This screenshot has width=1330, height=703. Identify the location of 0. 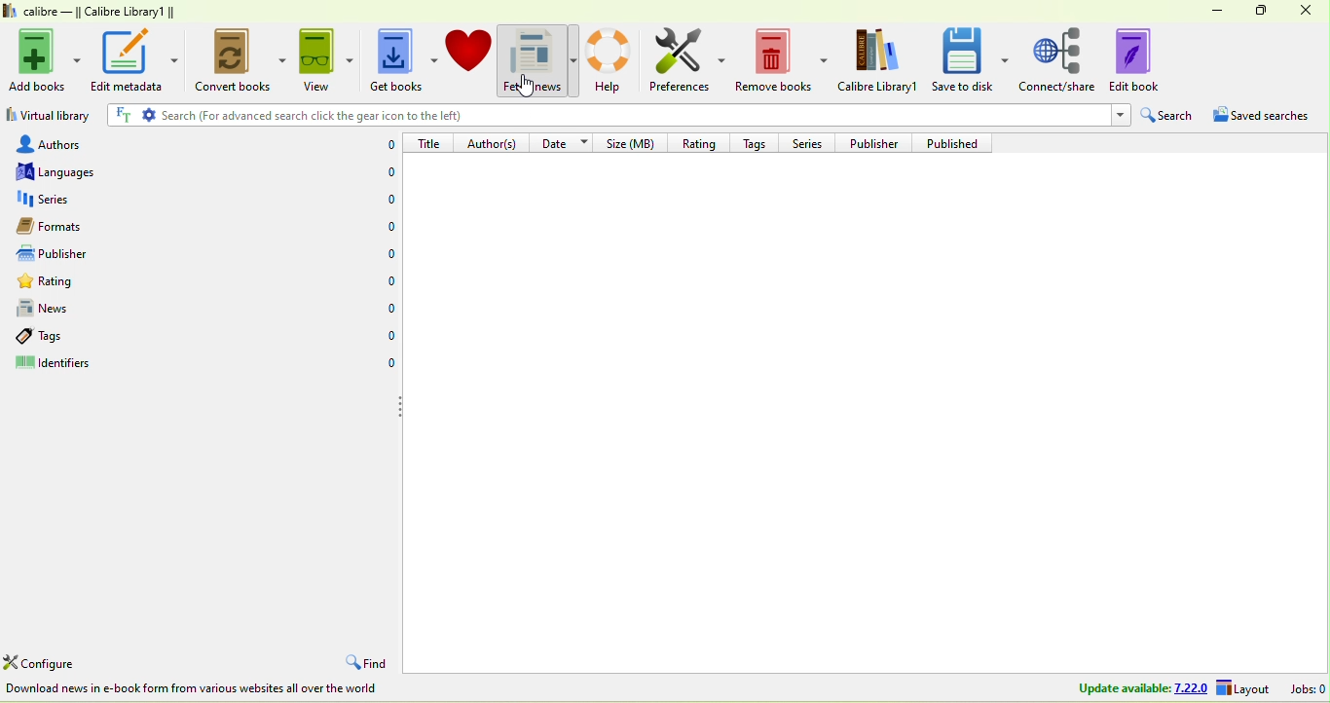
(387, 364).